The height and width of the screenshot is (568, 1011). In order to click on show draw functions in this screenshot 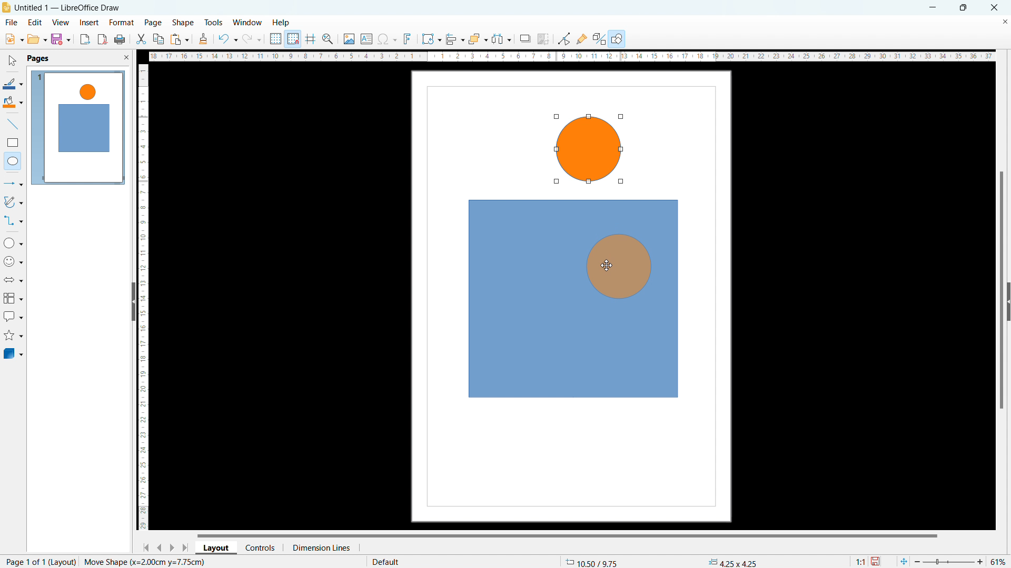, I will do `click(618, 39)`.